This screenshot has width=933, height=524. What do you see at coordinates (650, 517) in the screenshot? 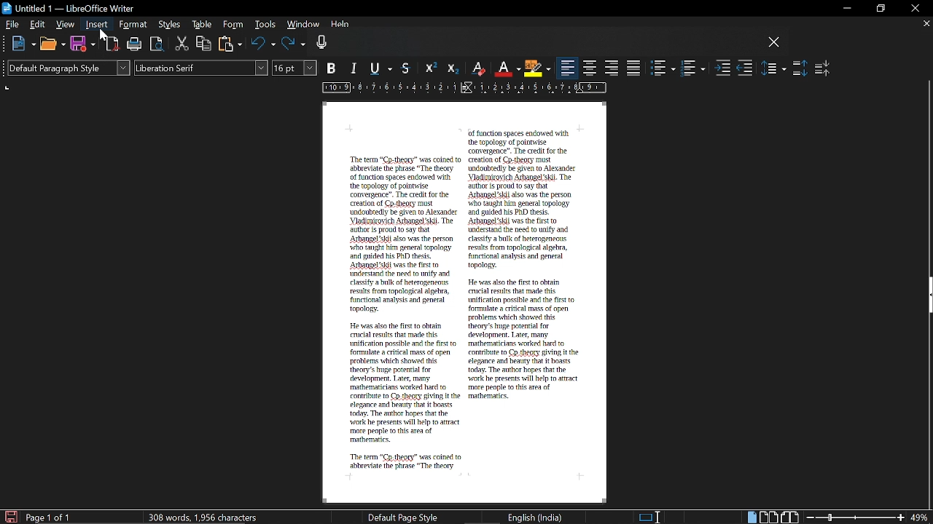
I see `Standard selection` at bounding box center [650, 517].